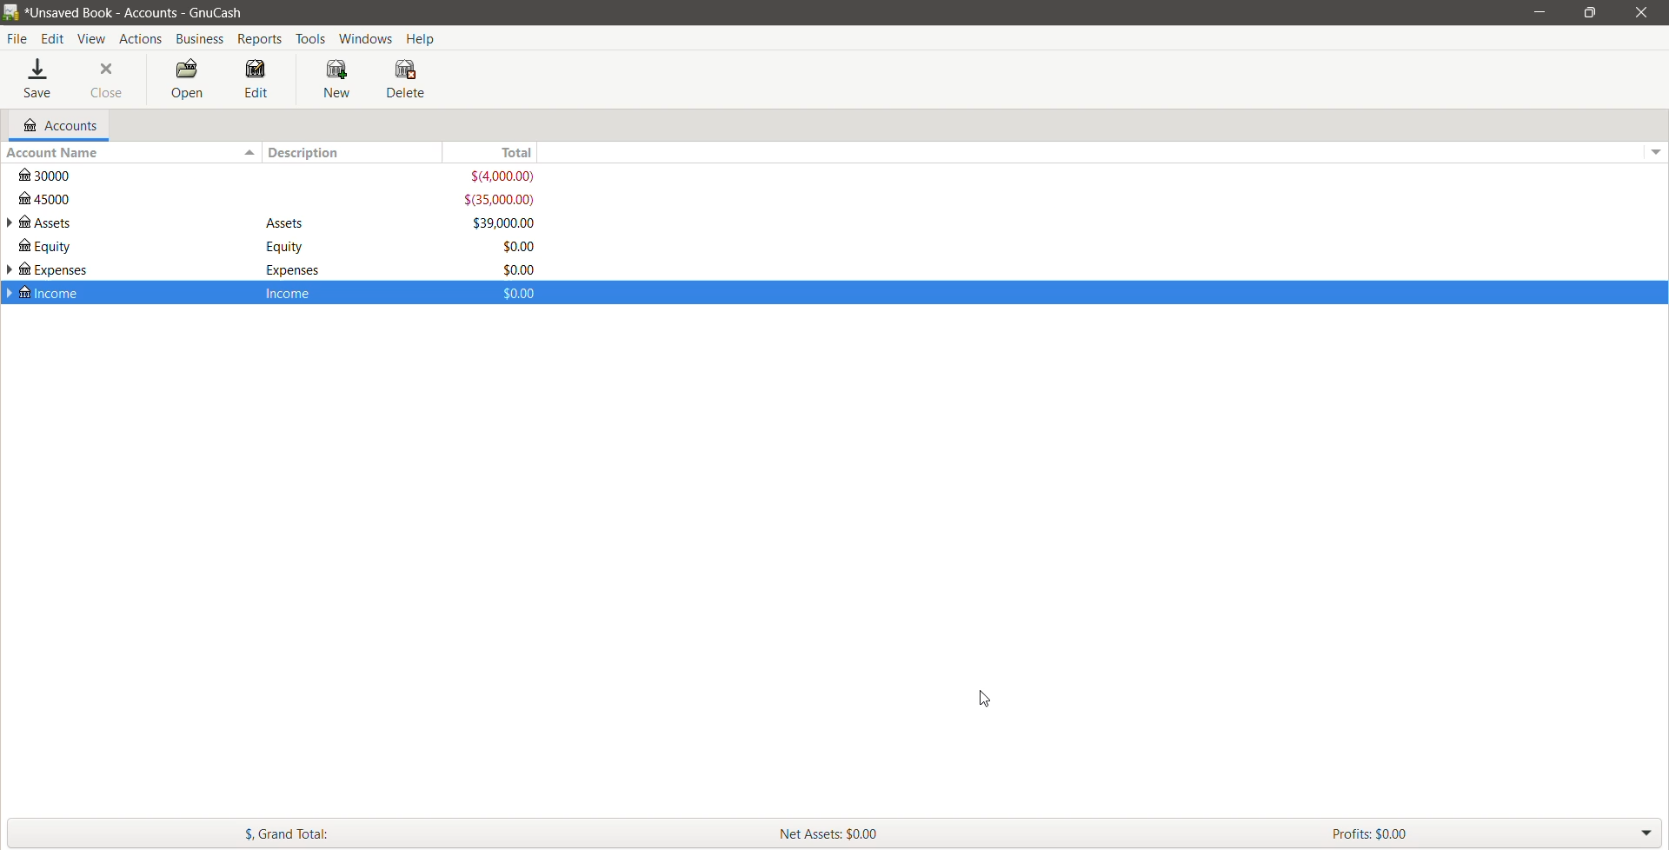 The image size is (1669, 850). Describe the element at coordinates (281, 247) in the screenshot. I see `details of the account "Equity"` at that location.